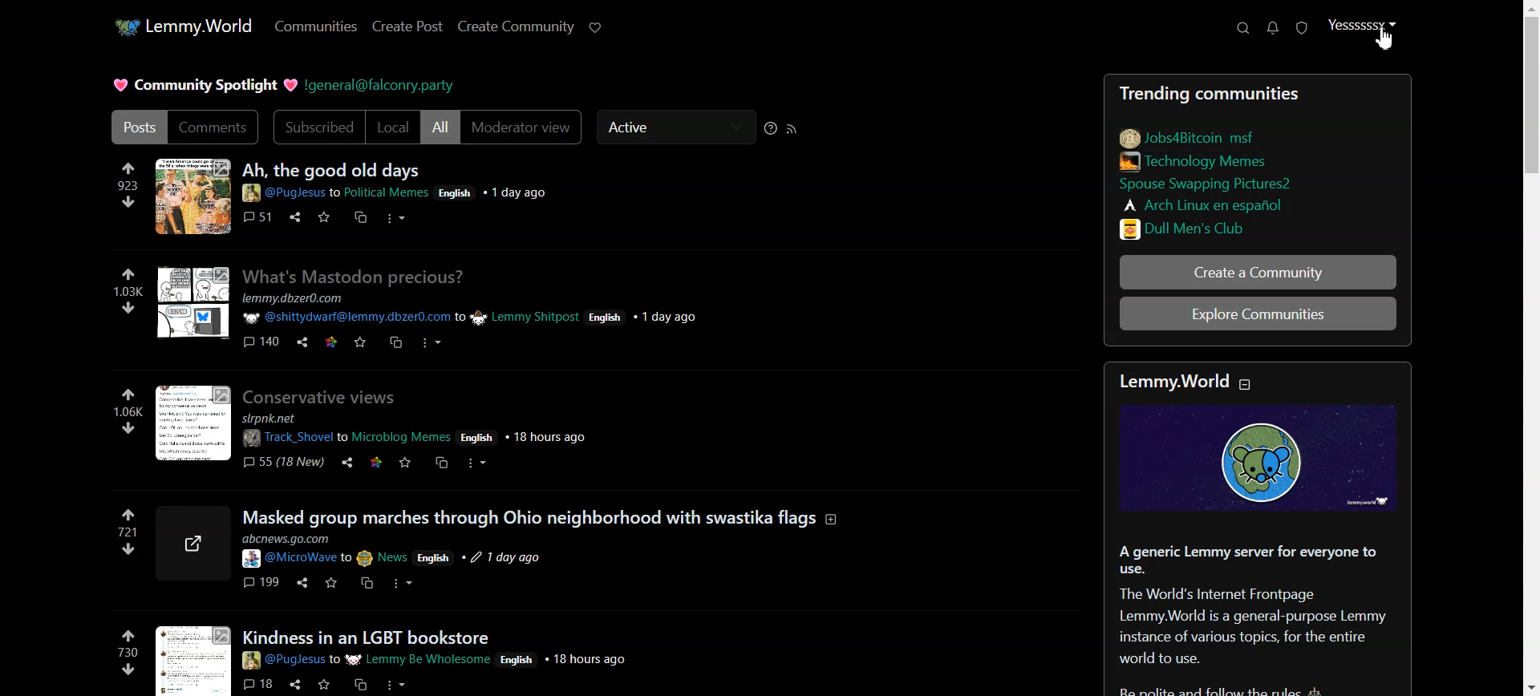 This screenshot has height=696, width=1540. I want to click on more, so click(392, 217).